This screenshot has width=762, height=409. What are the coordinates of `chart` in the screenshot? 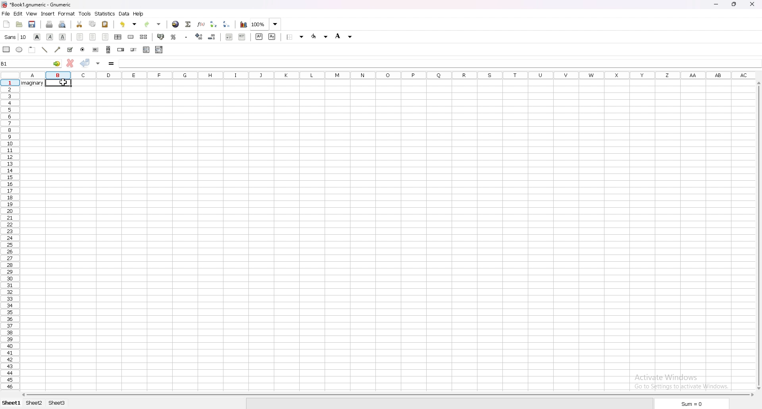 It's located at (243, 25).